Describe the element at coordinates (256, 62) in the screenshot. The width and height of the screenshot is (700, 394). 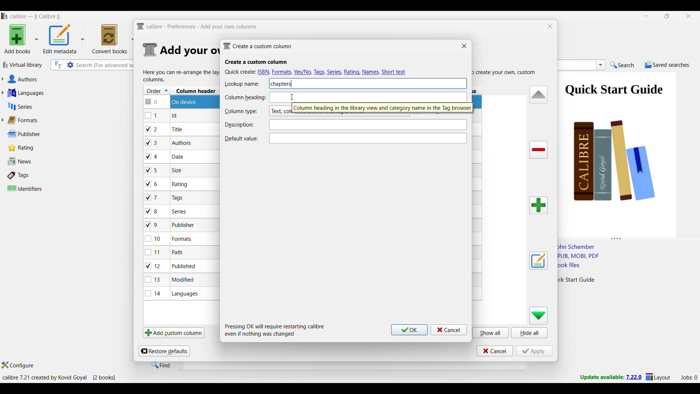
I see `Section title` at that location.